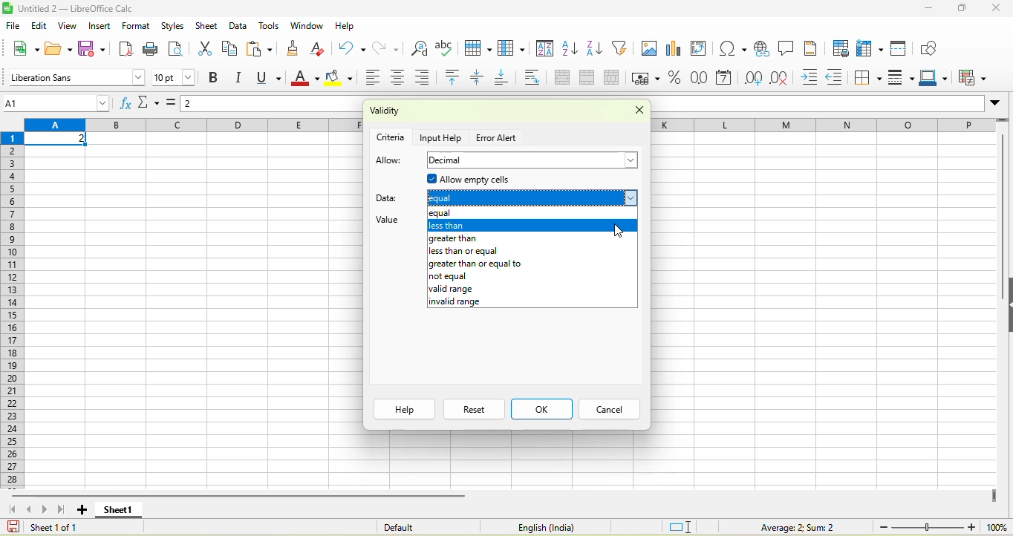 The image size is (1013, 536). I want to click on not equal, so click(530, 276).